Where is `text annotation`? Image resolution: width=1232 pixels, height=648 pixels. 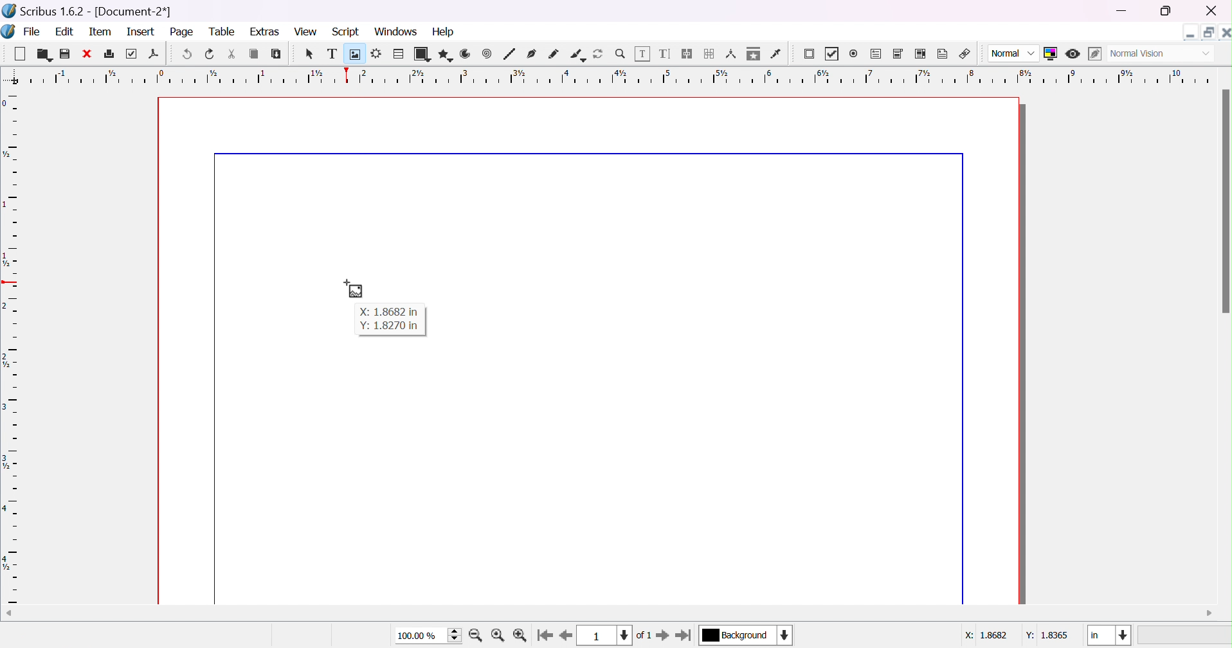 text annotation is located at coordinates (943, 52).